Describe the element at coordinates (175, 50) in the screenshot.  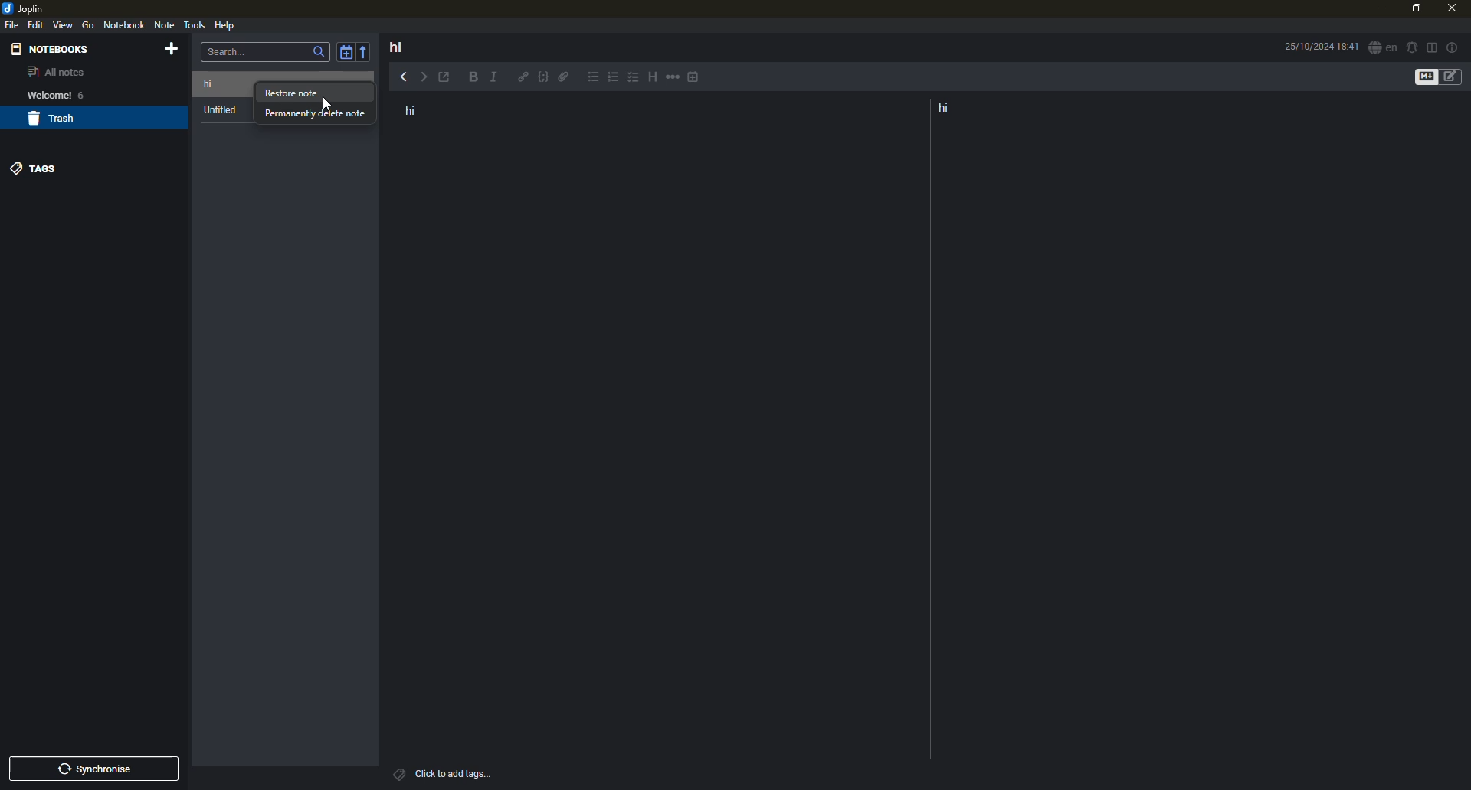
I see `add notebook` at that location.